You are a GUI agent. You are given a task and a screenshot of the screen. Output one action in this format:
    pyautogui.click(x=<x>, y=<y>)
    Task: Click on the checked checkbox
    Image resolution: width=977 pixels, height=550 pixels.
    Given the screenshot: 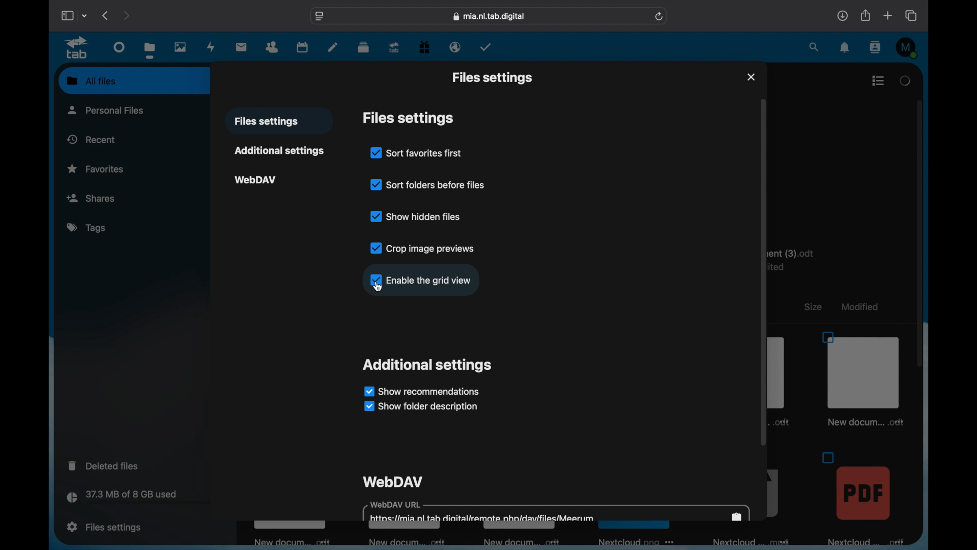 What is the action you would take?
    pyautogui.click(x=375, y=280)
    